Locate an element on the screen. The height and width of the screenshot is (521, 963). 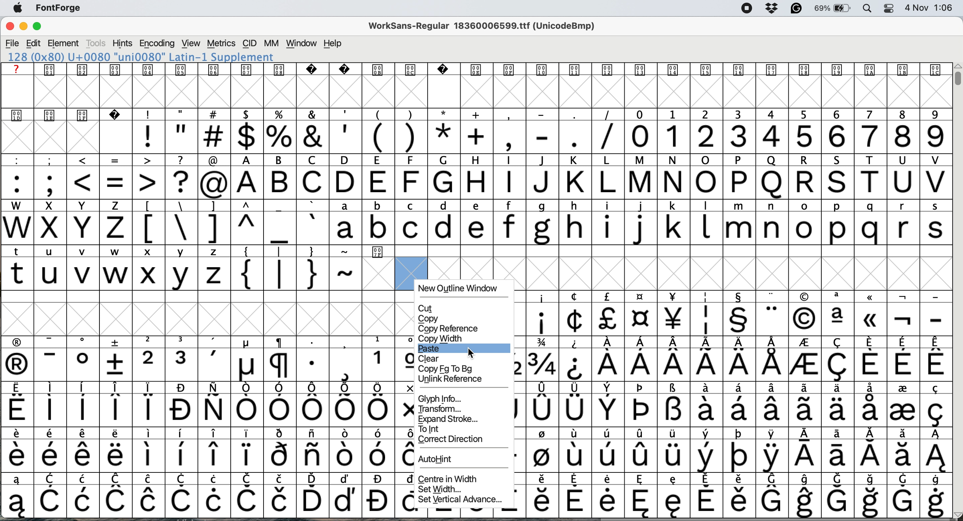
new outline window is located at coordinates (462, 289).